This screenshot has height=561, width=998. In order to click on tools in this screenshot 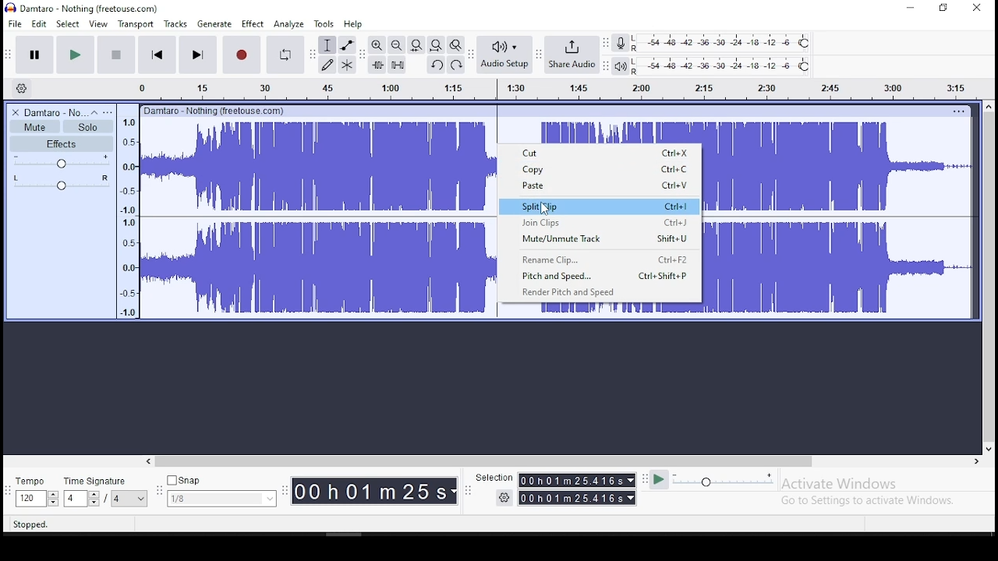, I will do `click(324, 25)`.